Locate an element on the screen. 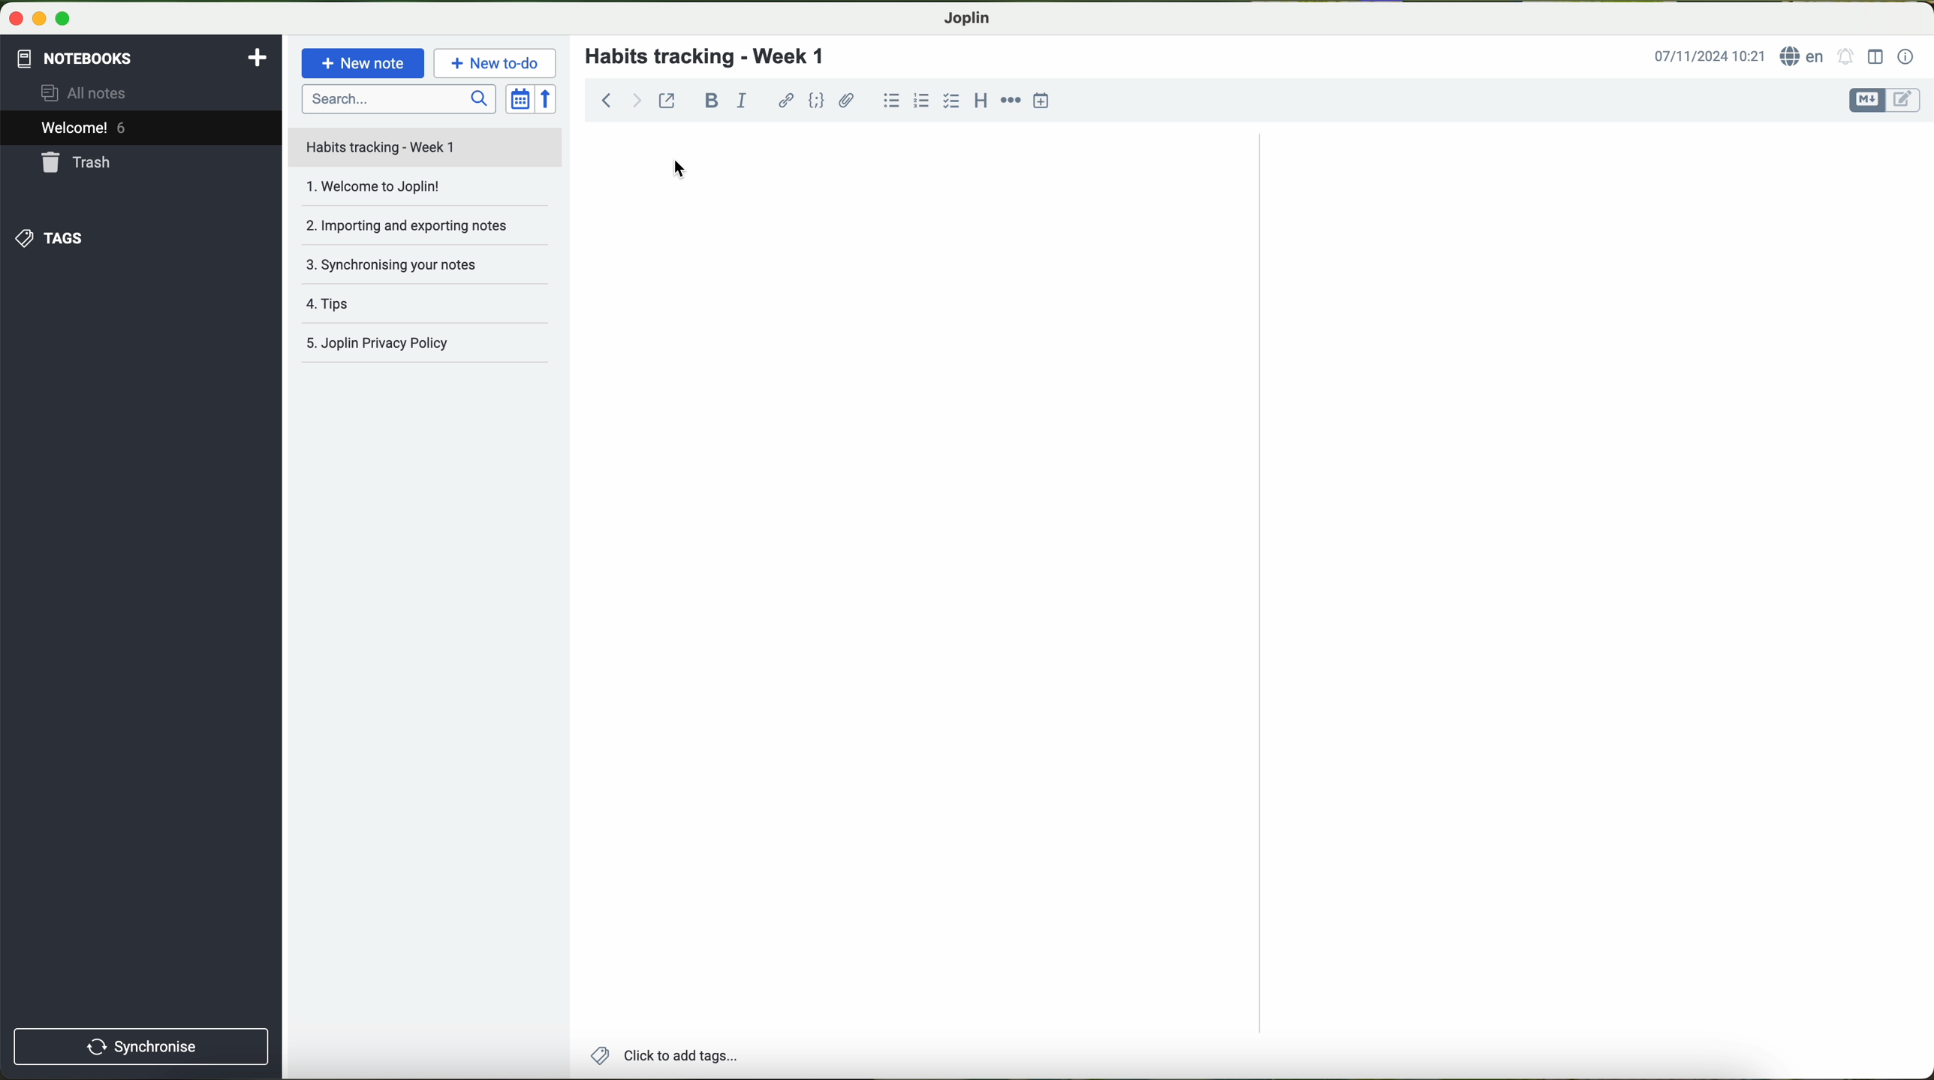 This screenshot has height=1080, width=1934. habits tracking - week 1 is located at coordinates (714, 57).